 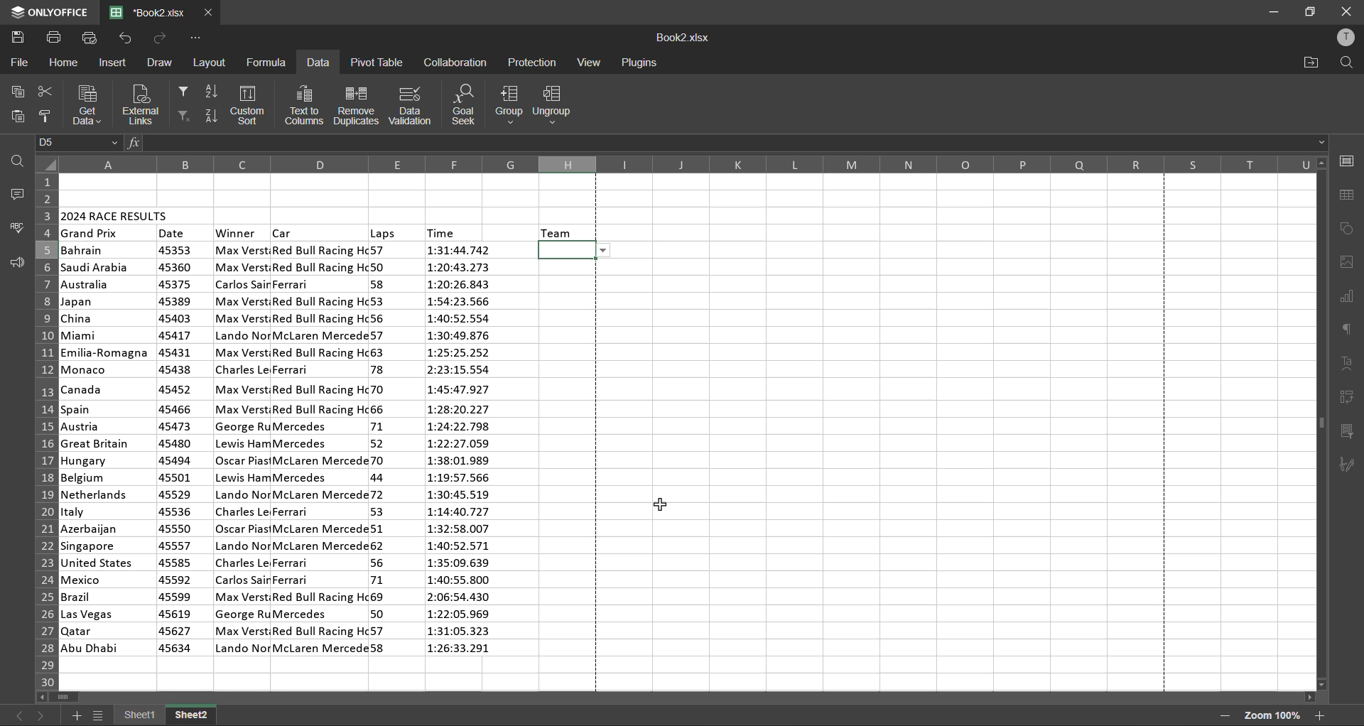 I want to click on external links, so click(x=144, y=104).